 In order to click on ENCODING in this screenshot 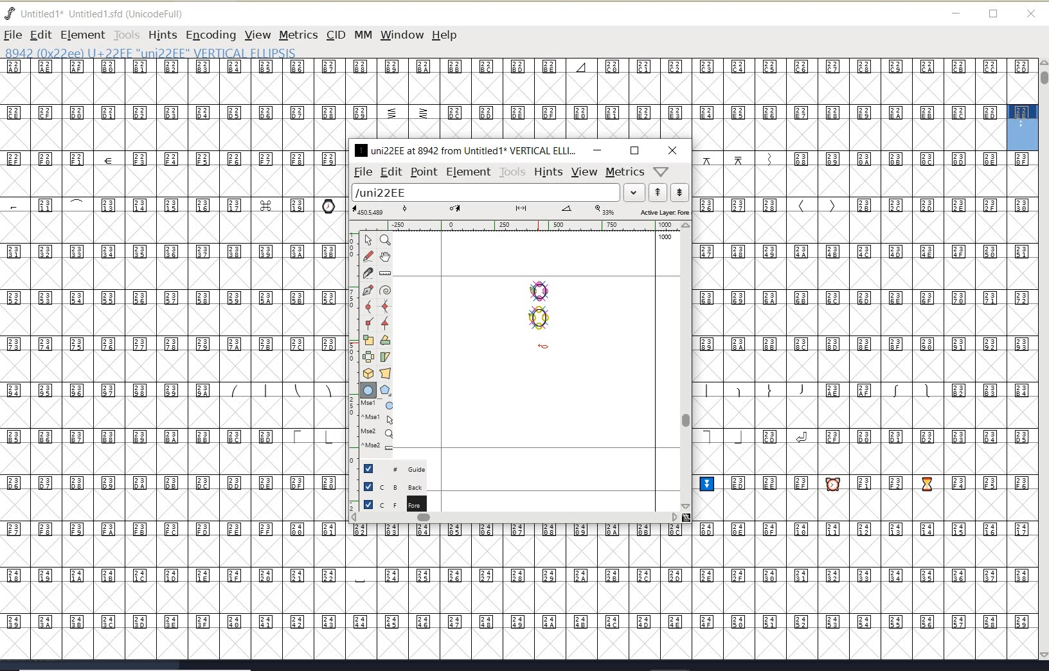, I will do `click(211, 35)`.